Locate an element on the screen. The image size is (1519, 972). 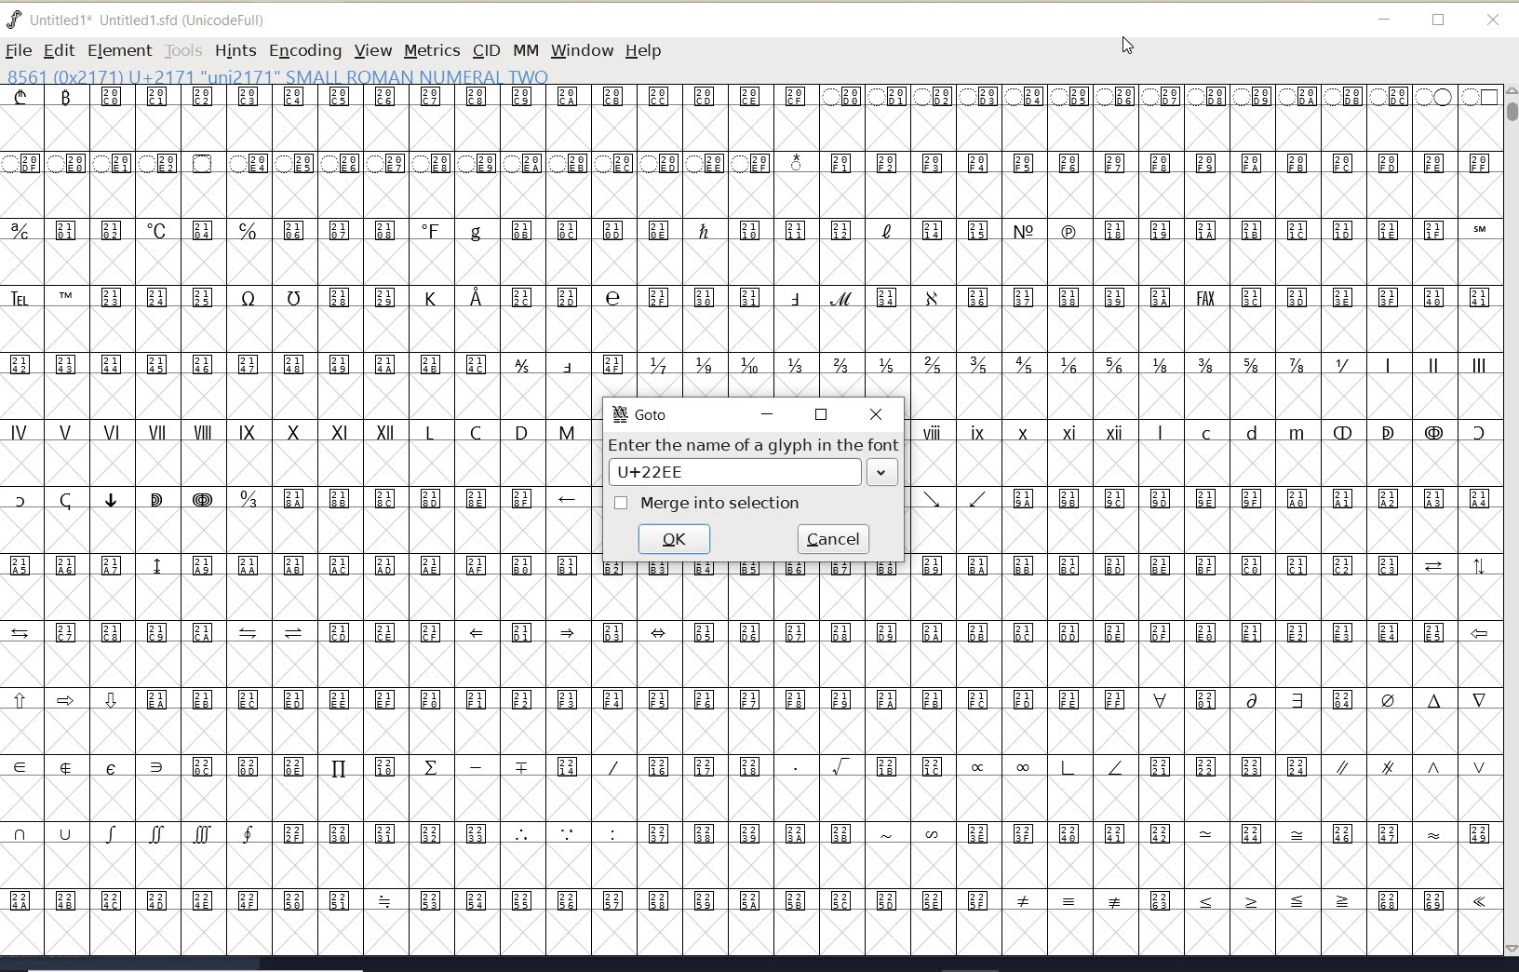
CID is located at coordinates (485, 50).